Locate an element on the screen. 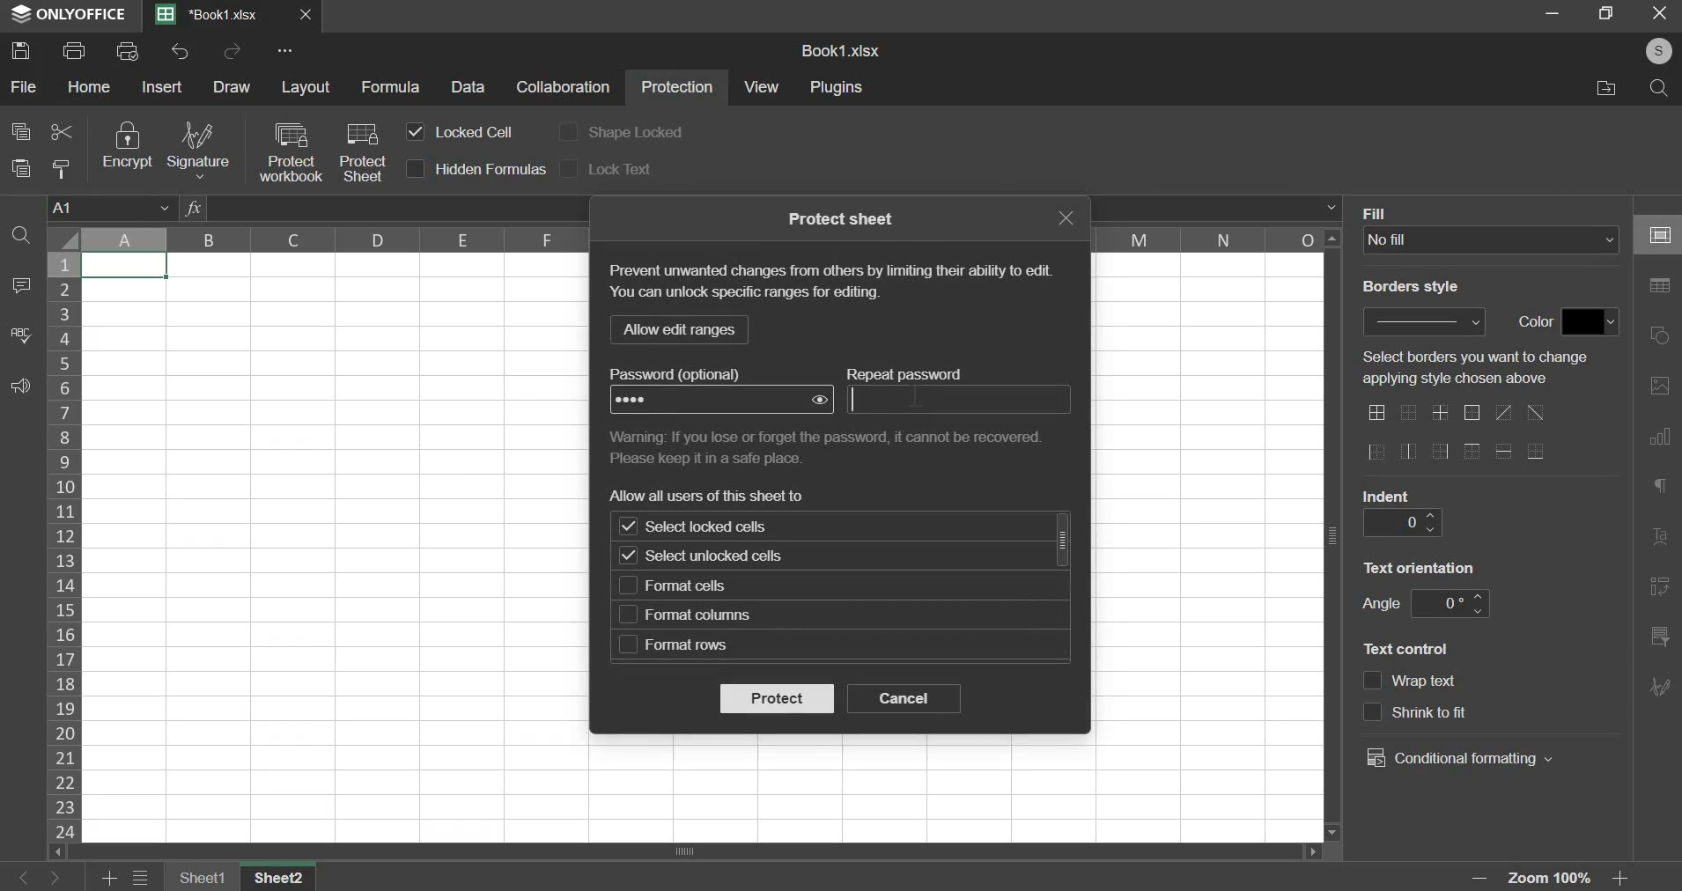 The width and height of the screenshot is (1682, 891). sheet is located at coordinates (284, 877).